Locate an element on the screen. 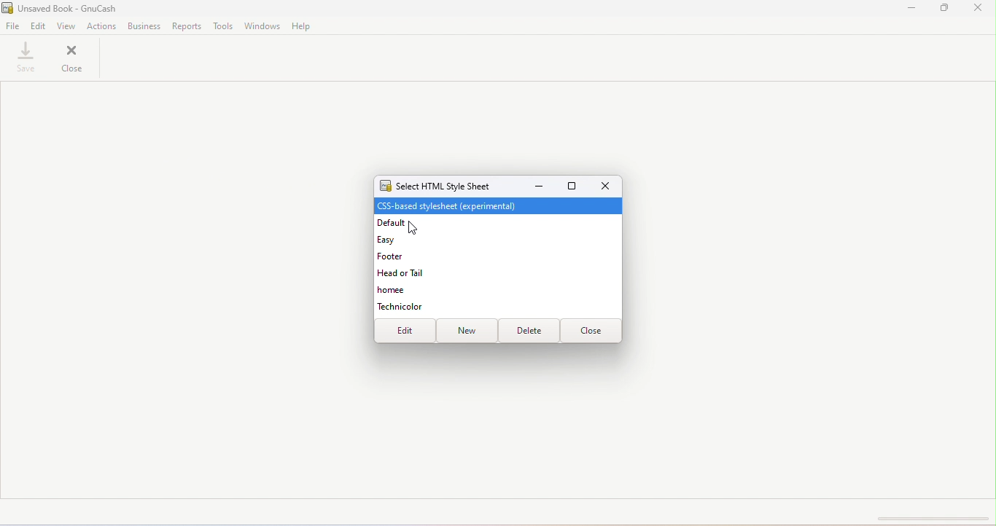 Image resolution: width=996 pixels, height=526 pixels. Footer is located at coordinates (396, 256).